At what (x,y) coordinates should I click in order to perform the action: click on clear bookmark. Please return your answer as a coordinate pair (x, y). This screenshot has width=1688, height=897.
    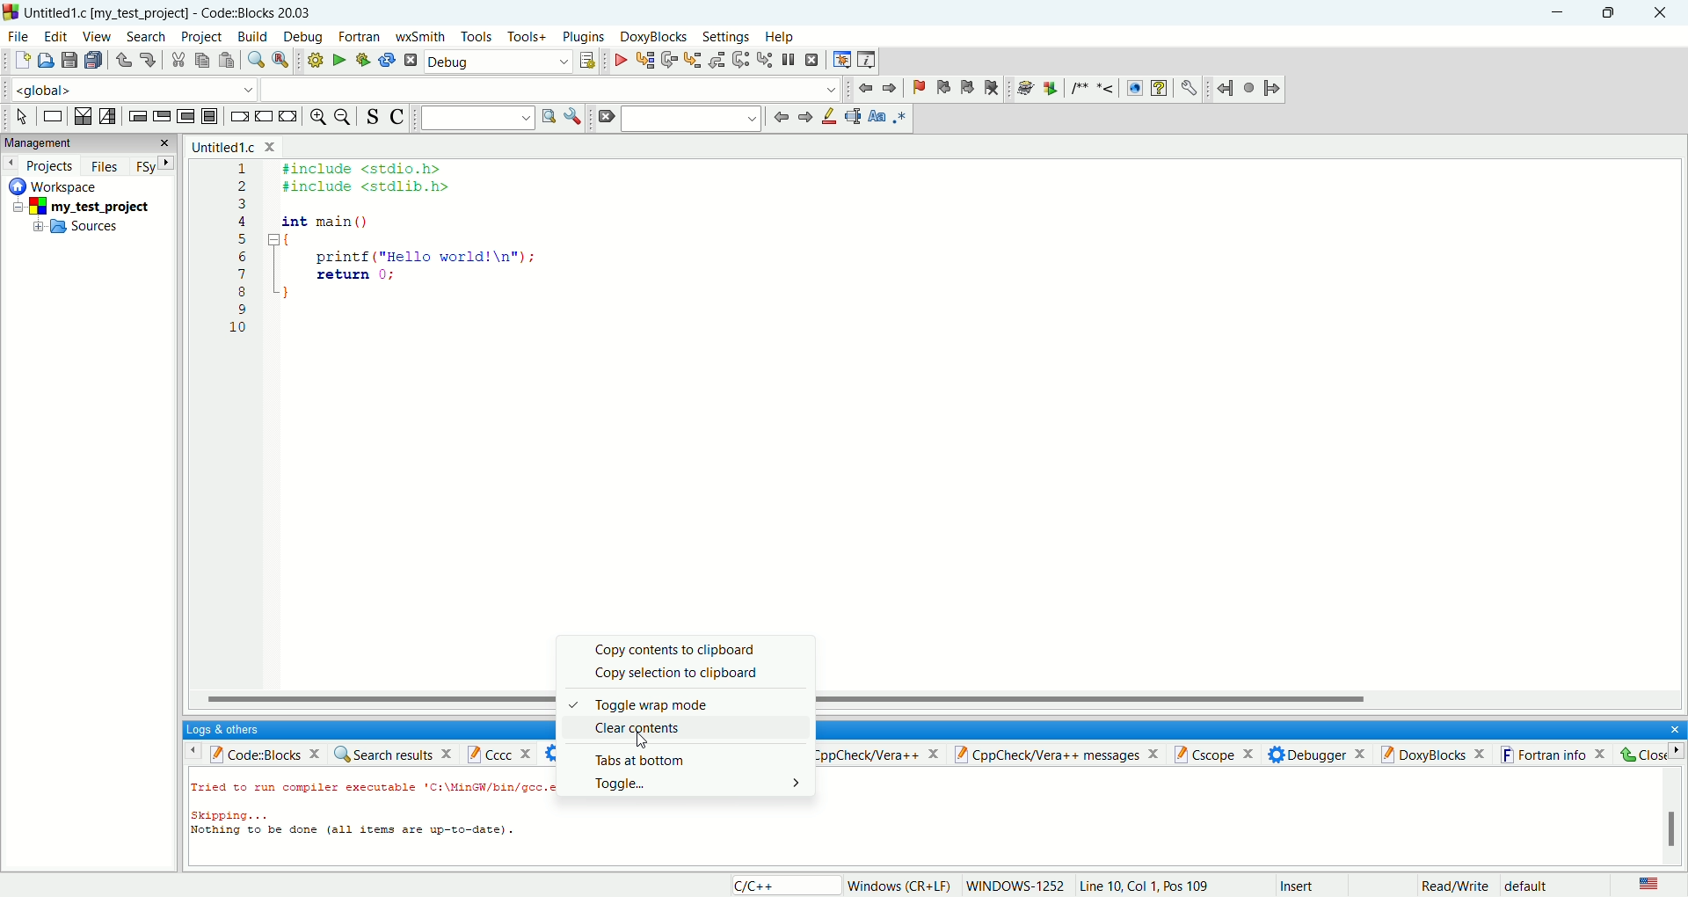
    Looking at the image, I should click on (994, 91).